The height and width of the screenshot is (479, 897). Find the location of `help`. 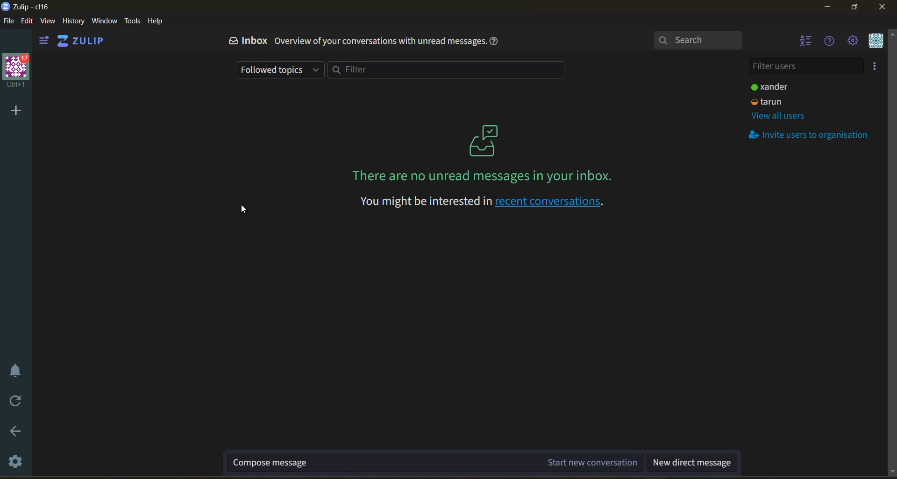

help is located at coordinates (159, 21).